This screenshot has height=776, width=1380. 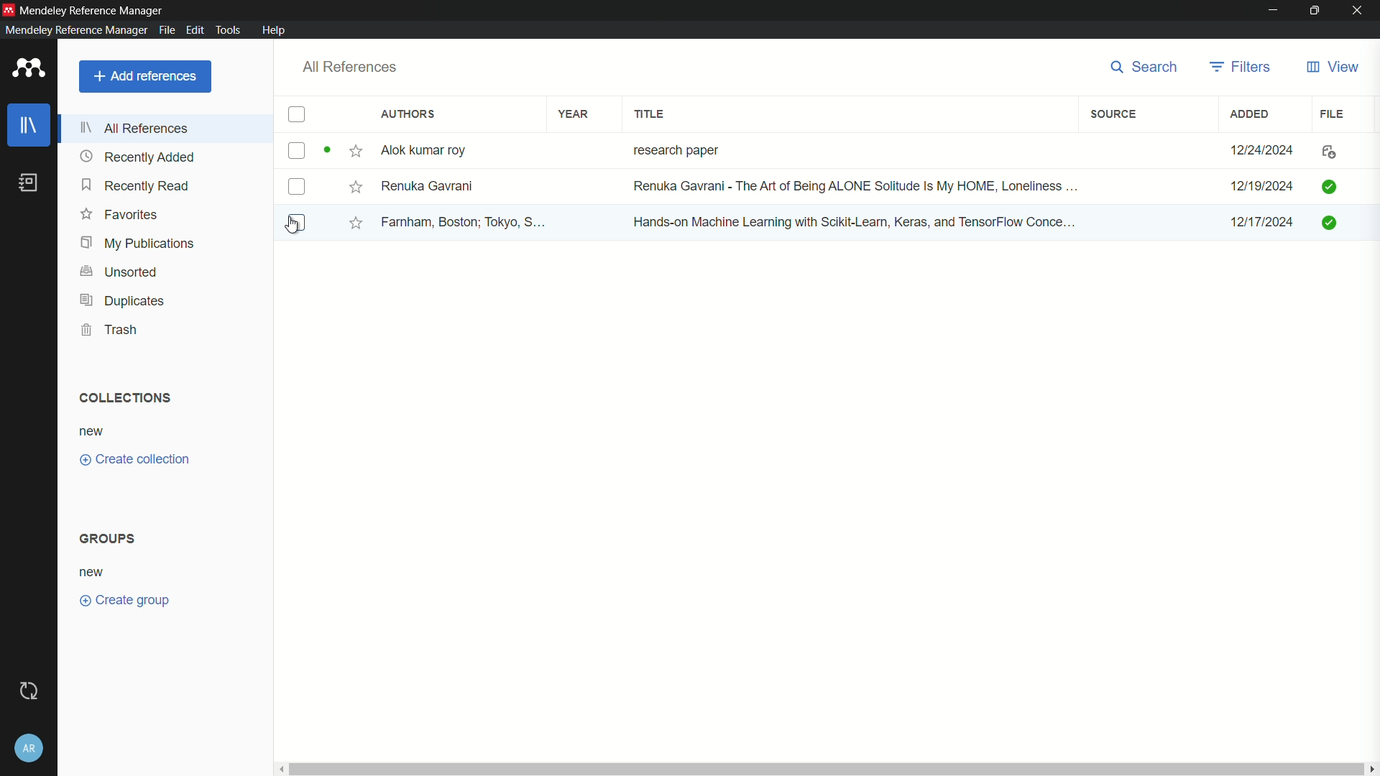 I want to click on recently added, so click(x=139, y=157).